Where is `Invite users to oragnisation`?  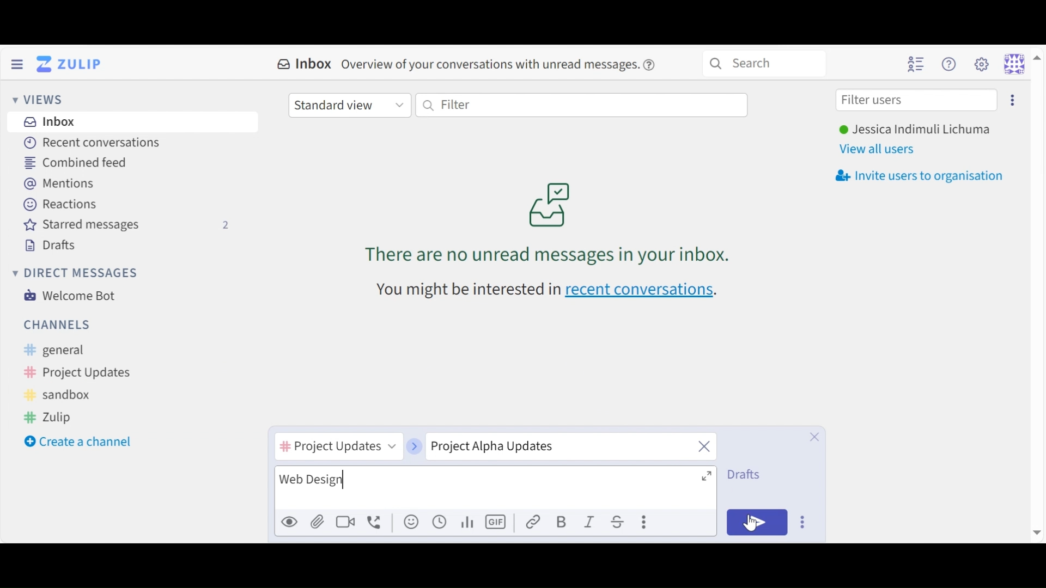 Invite users to oragnisation is located at coordinates (925, 176).